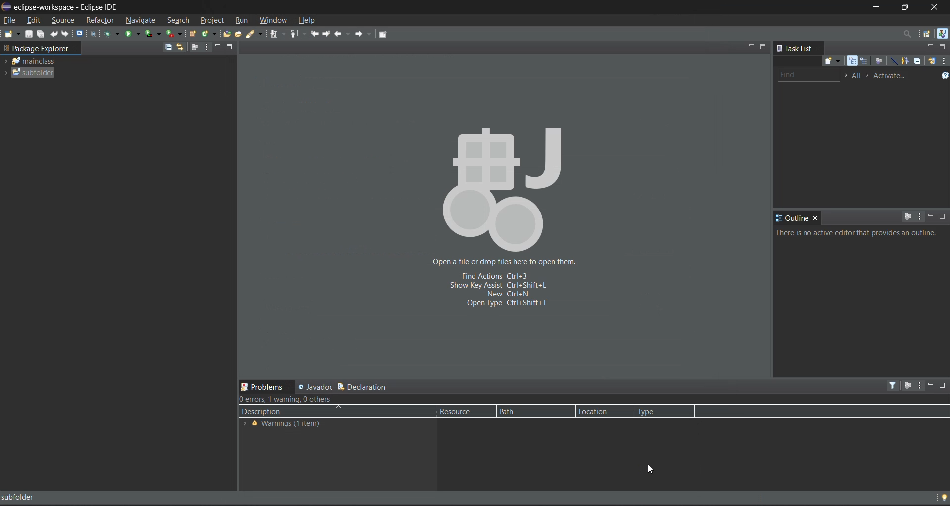 The image size is (950, 506). I want to click on find, so click(808, 75).